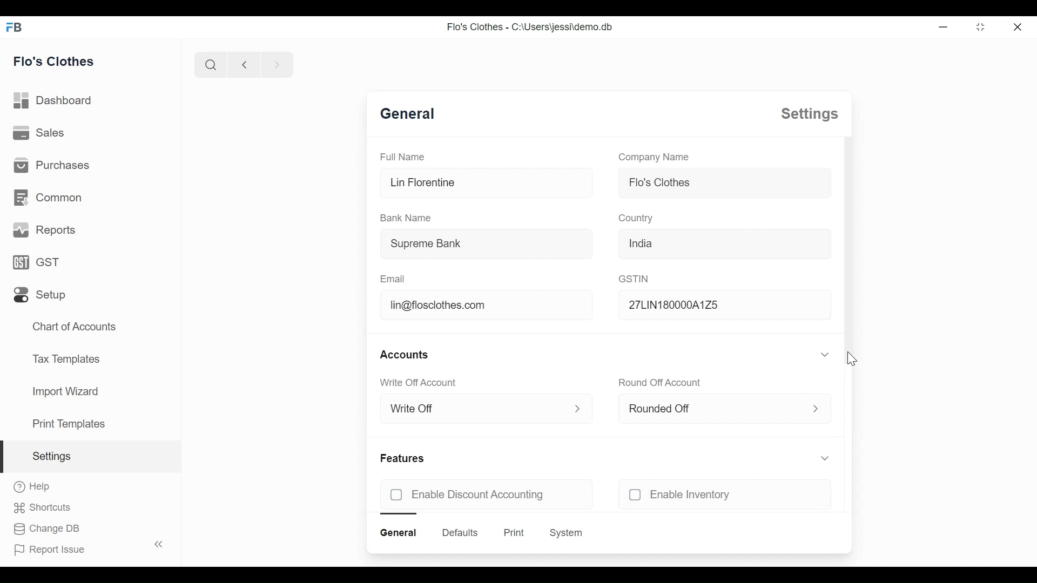 The image size is (1037, 583). Describe the element at coordinates (485, 306) in the screenshot. I see `lin@flosclothes.com` at that location.